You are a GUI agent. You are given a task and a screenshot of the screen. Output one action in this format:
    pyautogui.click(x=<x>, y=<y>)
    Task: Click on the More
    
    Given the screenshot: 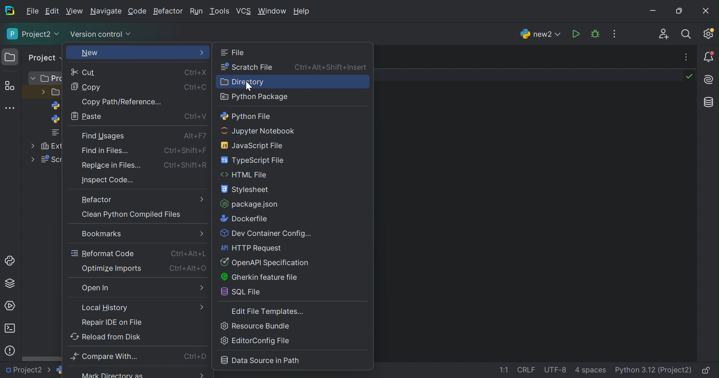 What is the action you would take?
    pyautogui.click(x=31, y=144)
    